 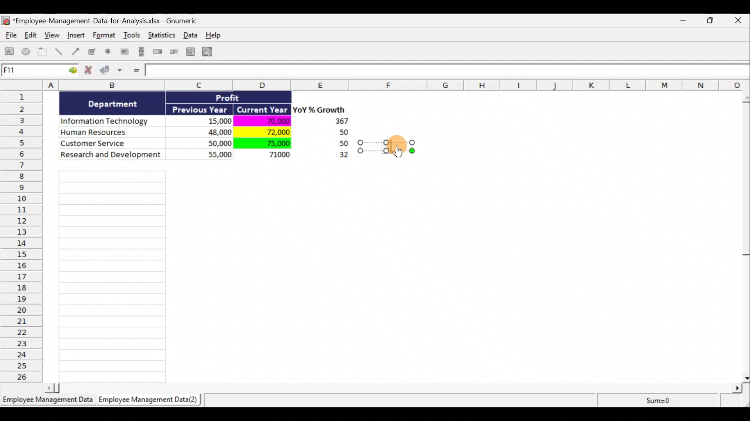 What do you see at coordinates (109, 53) in the screenshot?
I see `Create a radio button` at bounding box center [109, 53].